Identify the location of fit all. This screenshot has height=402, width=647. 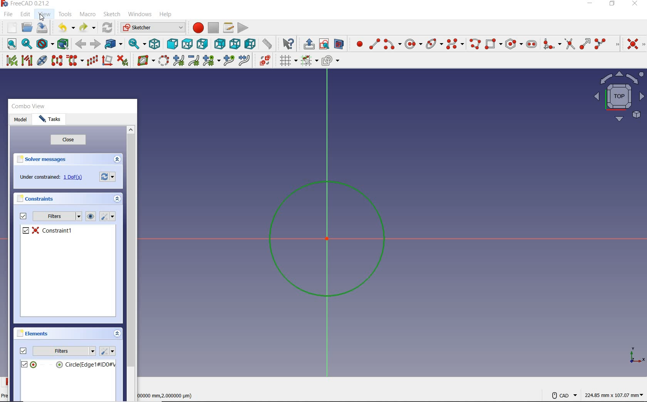
(10, 44).